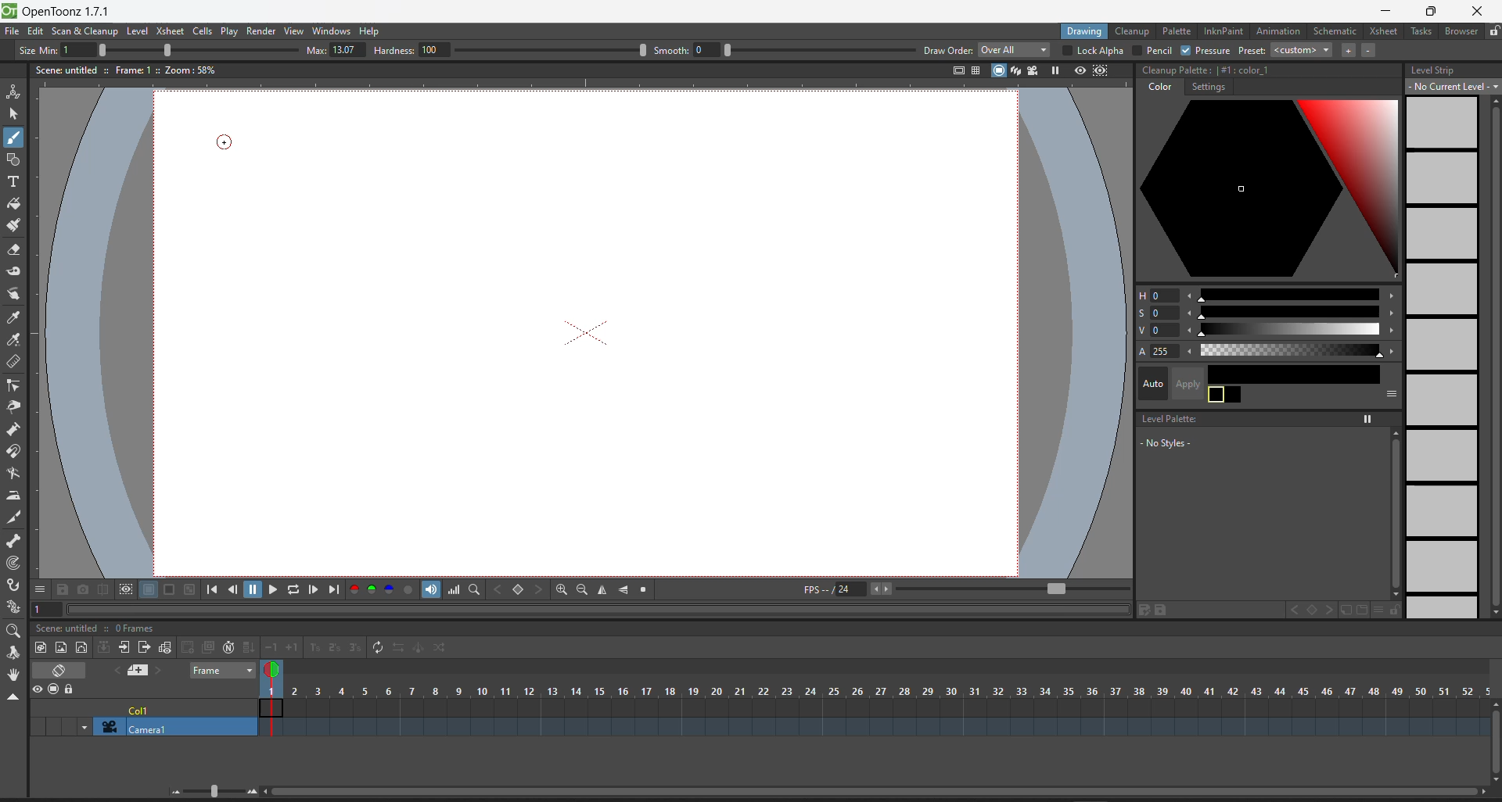 This screenshot has width=1502, height=802. I want to click on add preset, so click(1346, 50).